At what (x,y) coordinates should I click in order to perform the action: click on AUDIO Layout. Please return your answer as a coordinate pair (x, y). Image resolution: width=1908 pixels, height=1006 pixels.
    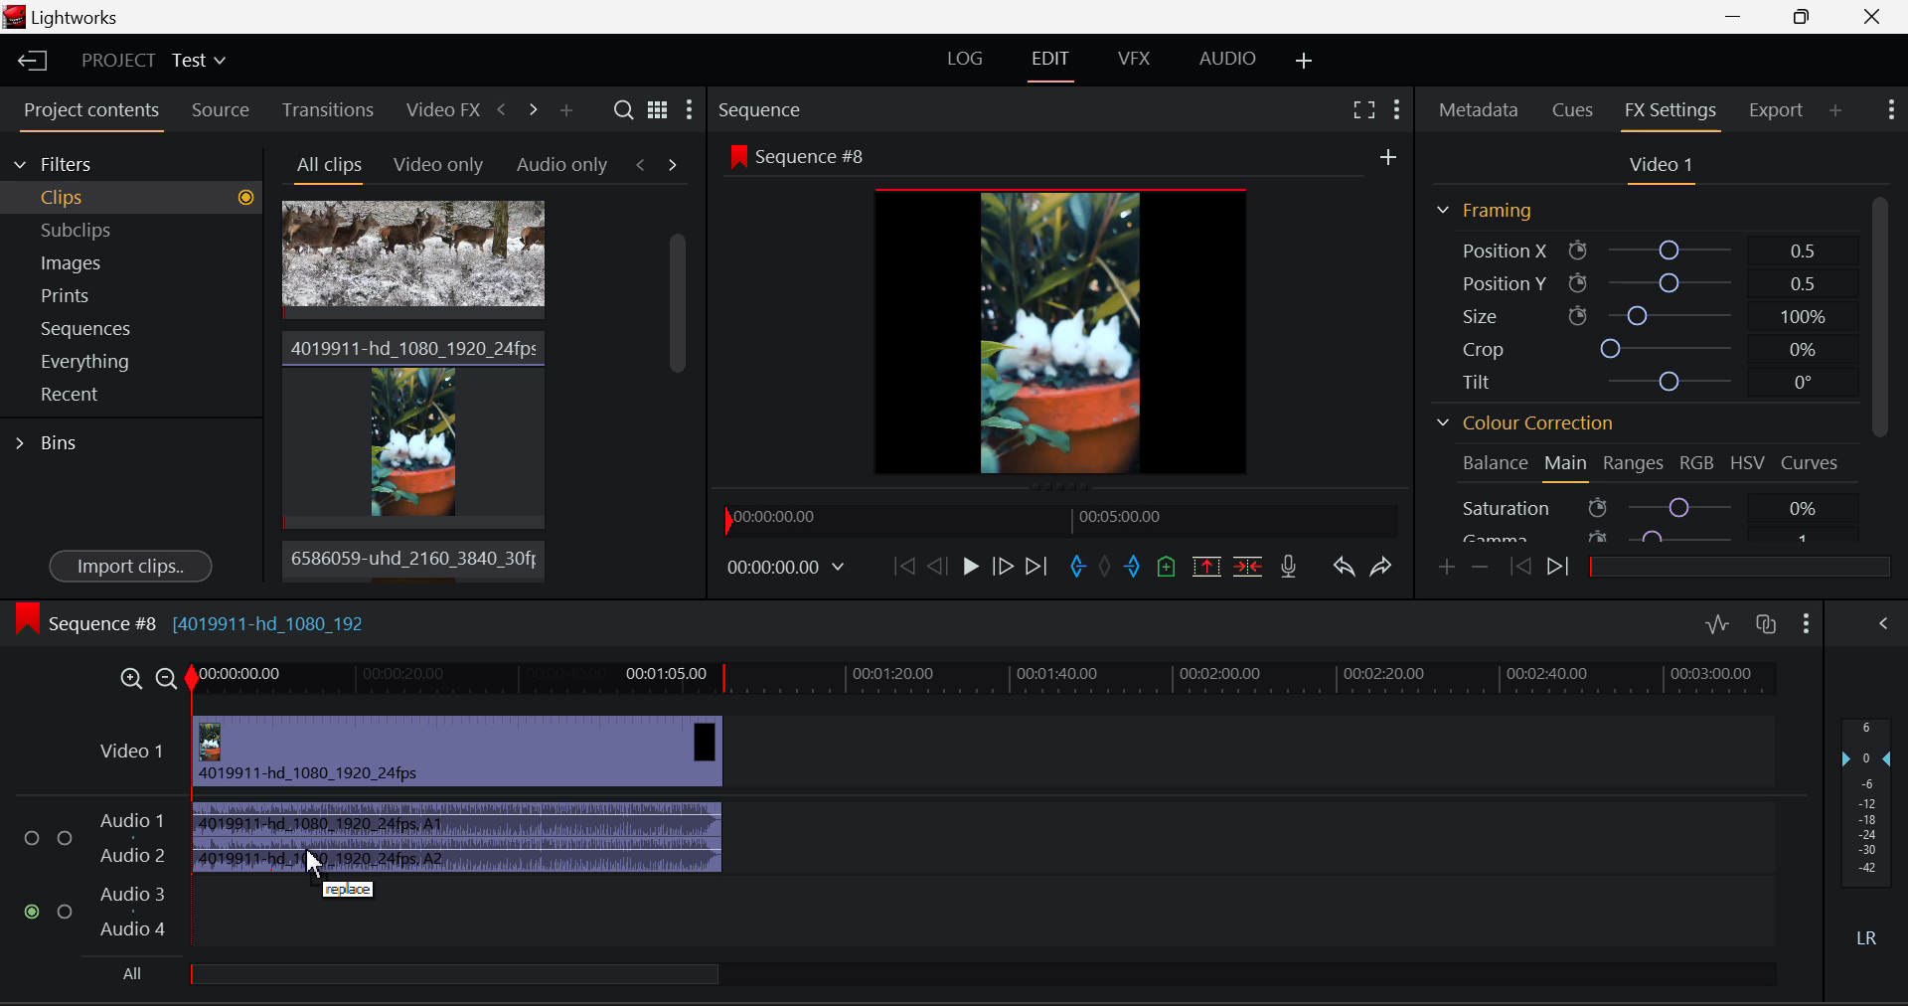
    Looking at the image, I should click on (1227, 59).